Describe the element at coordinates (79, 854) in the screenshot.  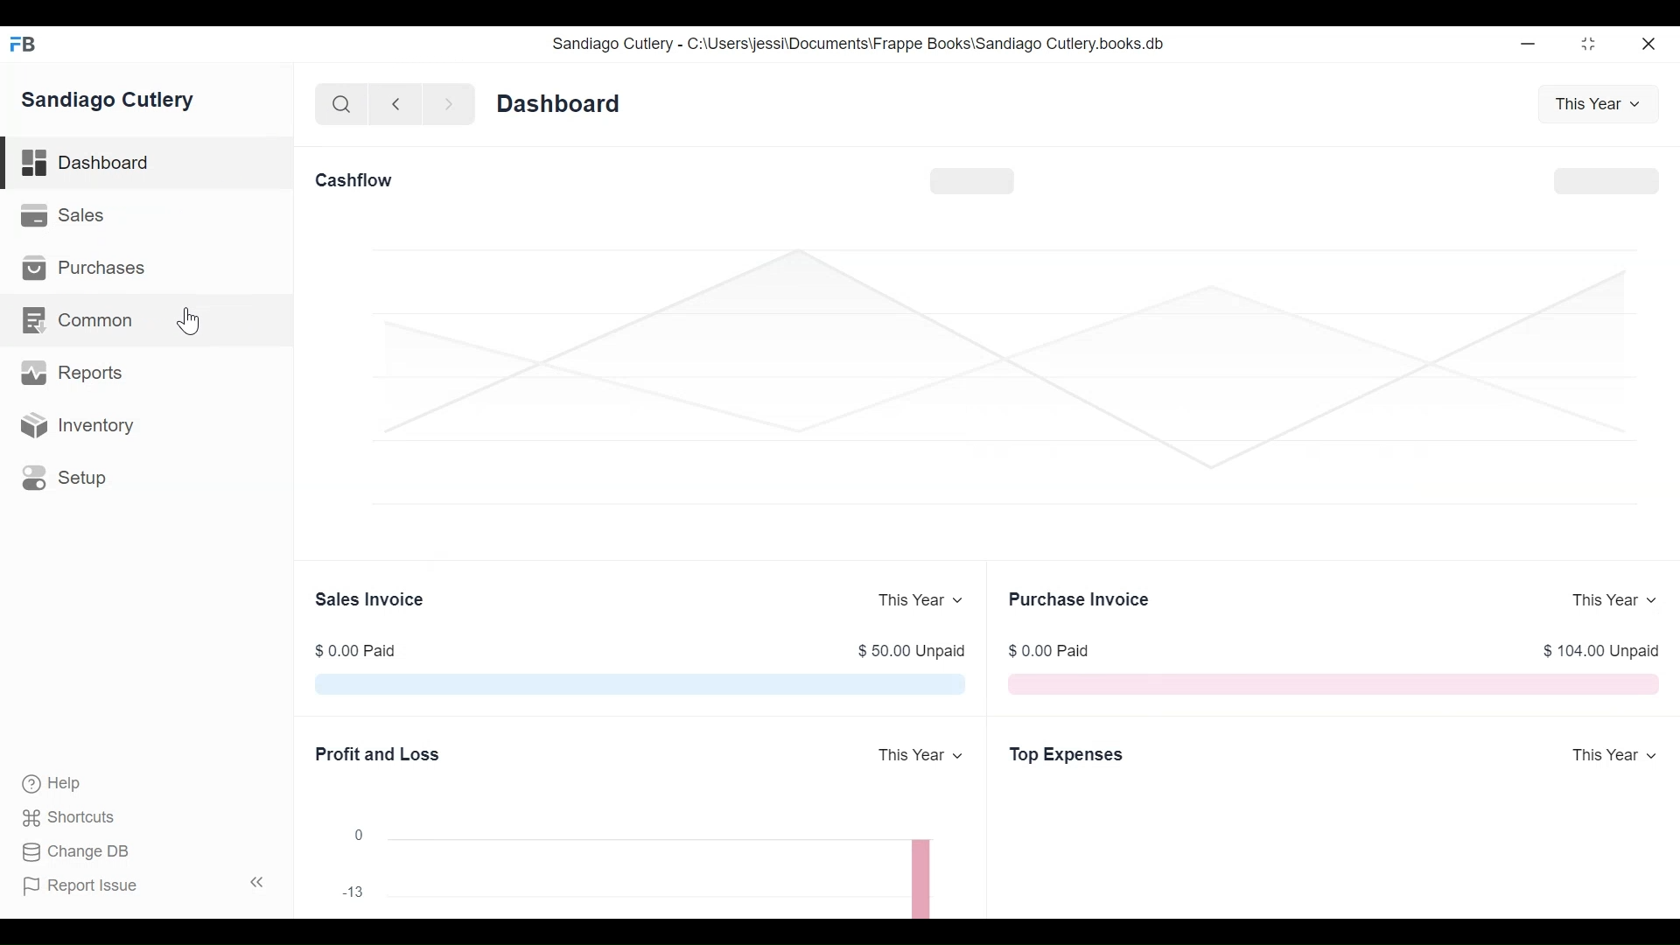
I see `Change DB` at that location.